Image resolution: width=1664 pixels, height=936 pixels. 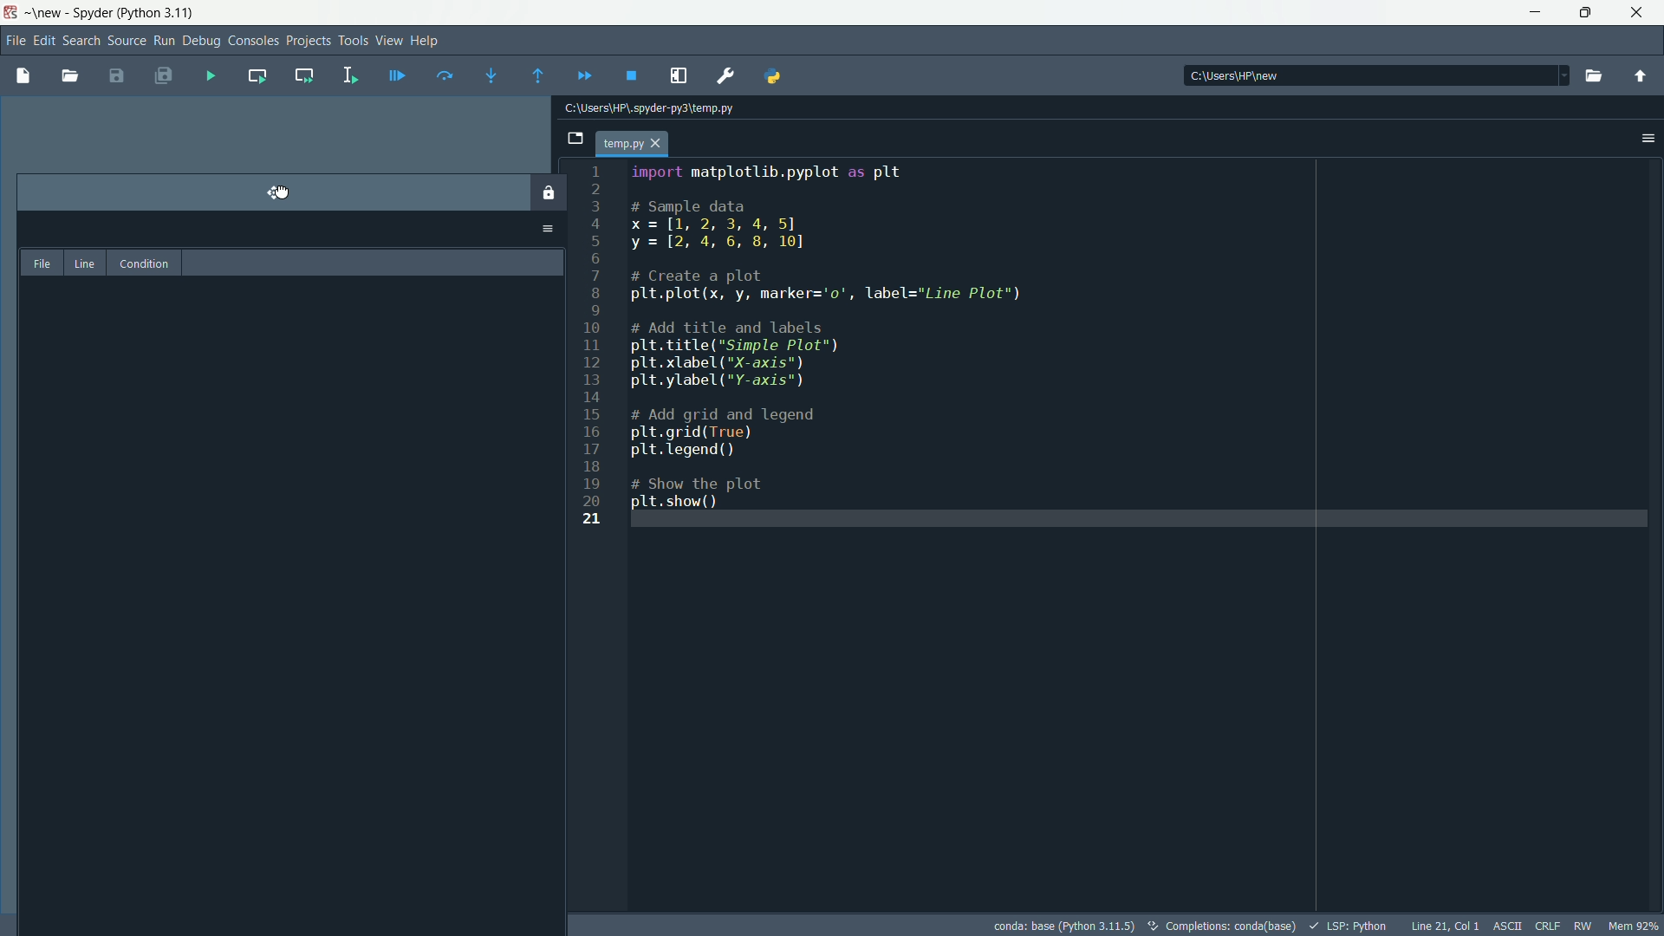 I want to click on help menu, so click(x=426, y=42).